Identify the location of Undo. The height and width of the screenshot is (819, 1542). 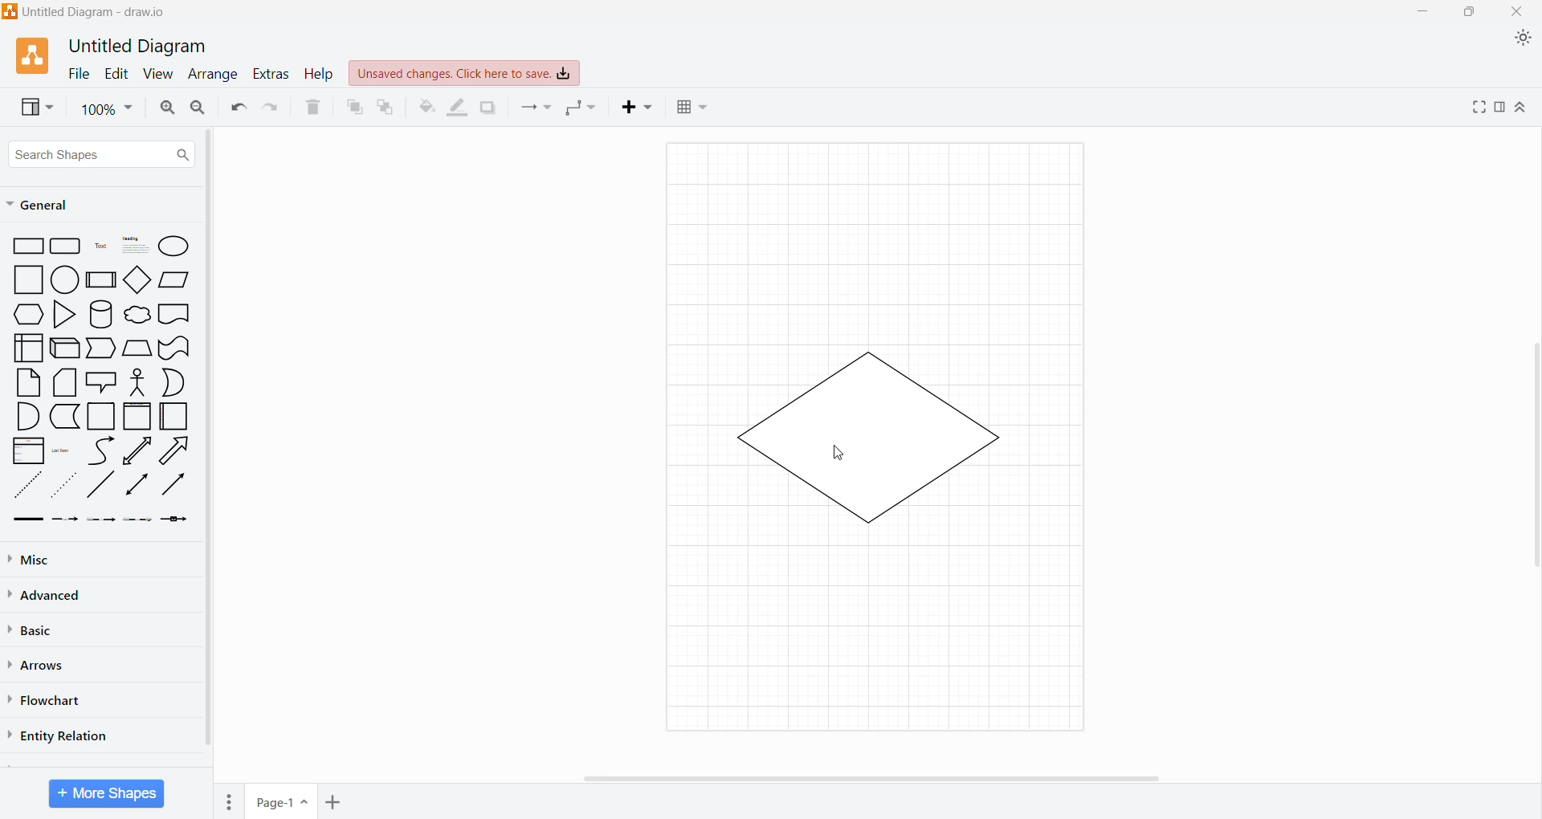
(237, 108).